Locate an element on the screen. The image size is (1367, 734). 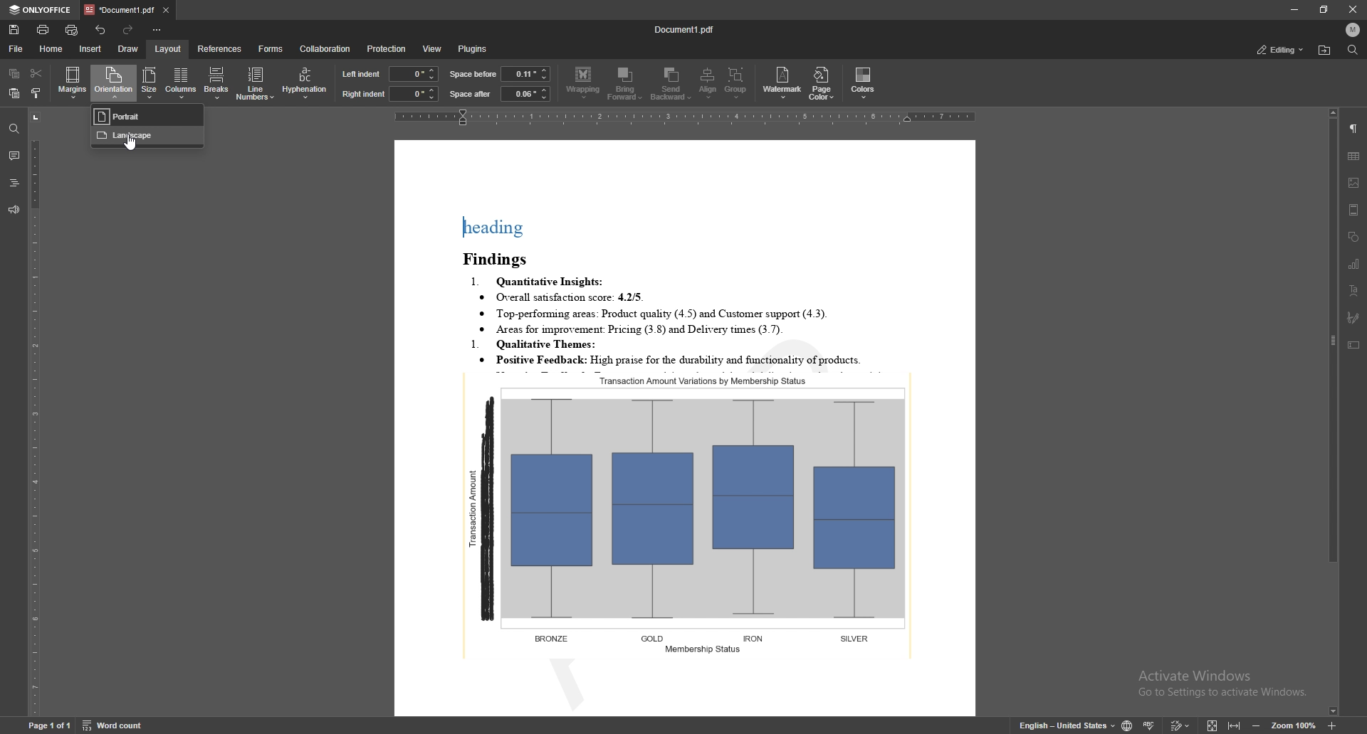
fit to screen is located at coordinates (1213, 724).